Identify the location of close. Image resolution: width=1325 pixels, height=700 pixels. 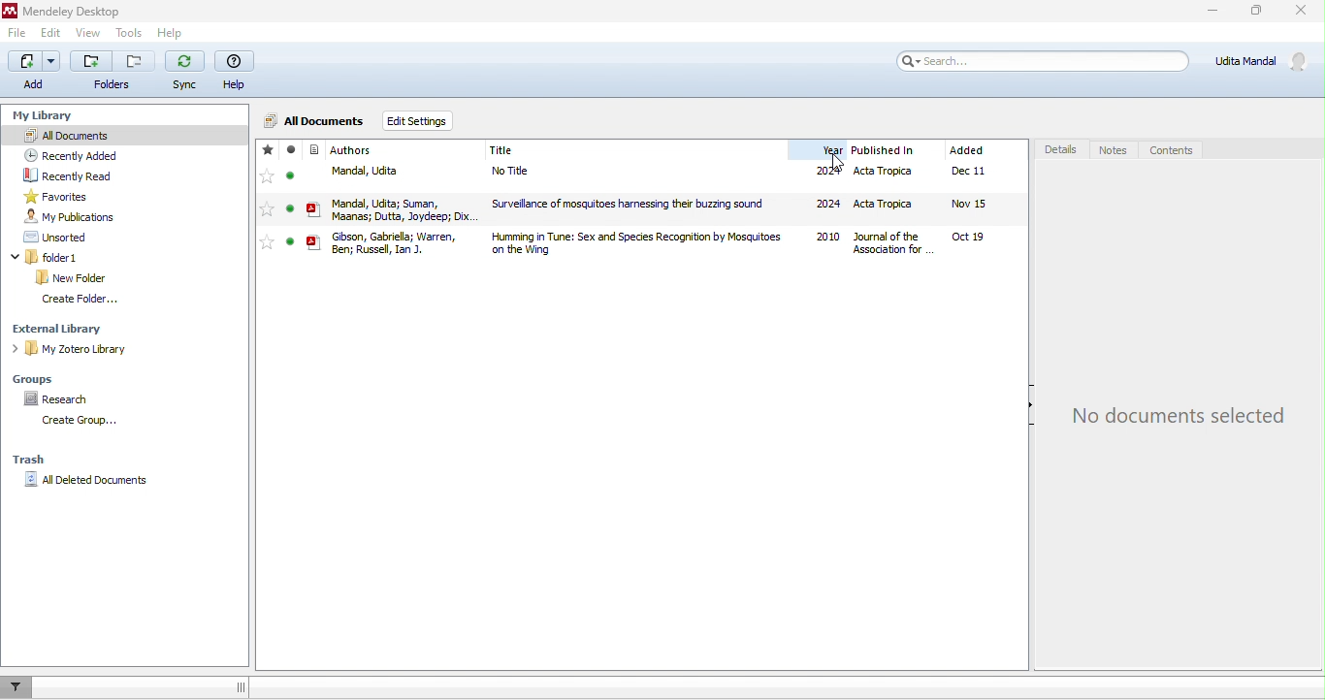
(1304, 14).